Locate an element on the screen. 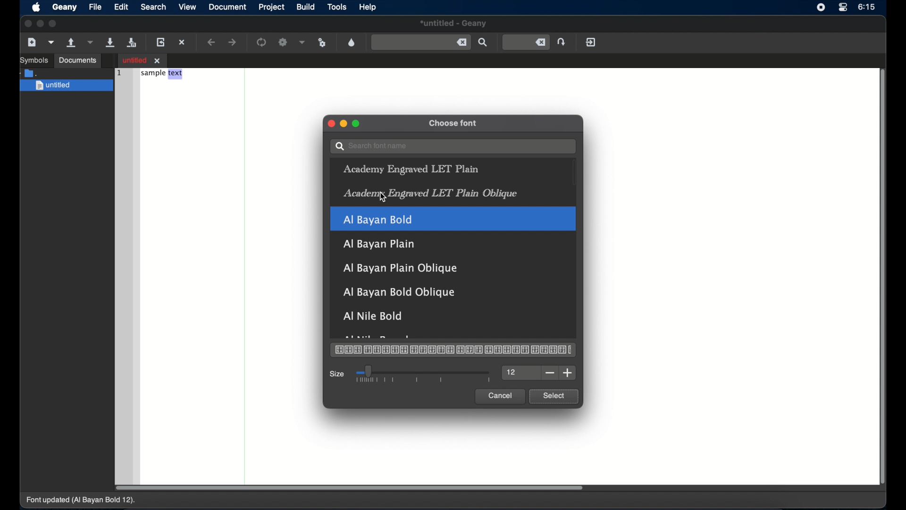 The height and width of the screenshot is (510, 906). scroll box is located at coordinates (884, 278).